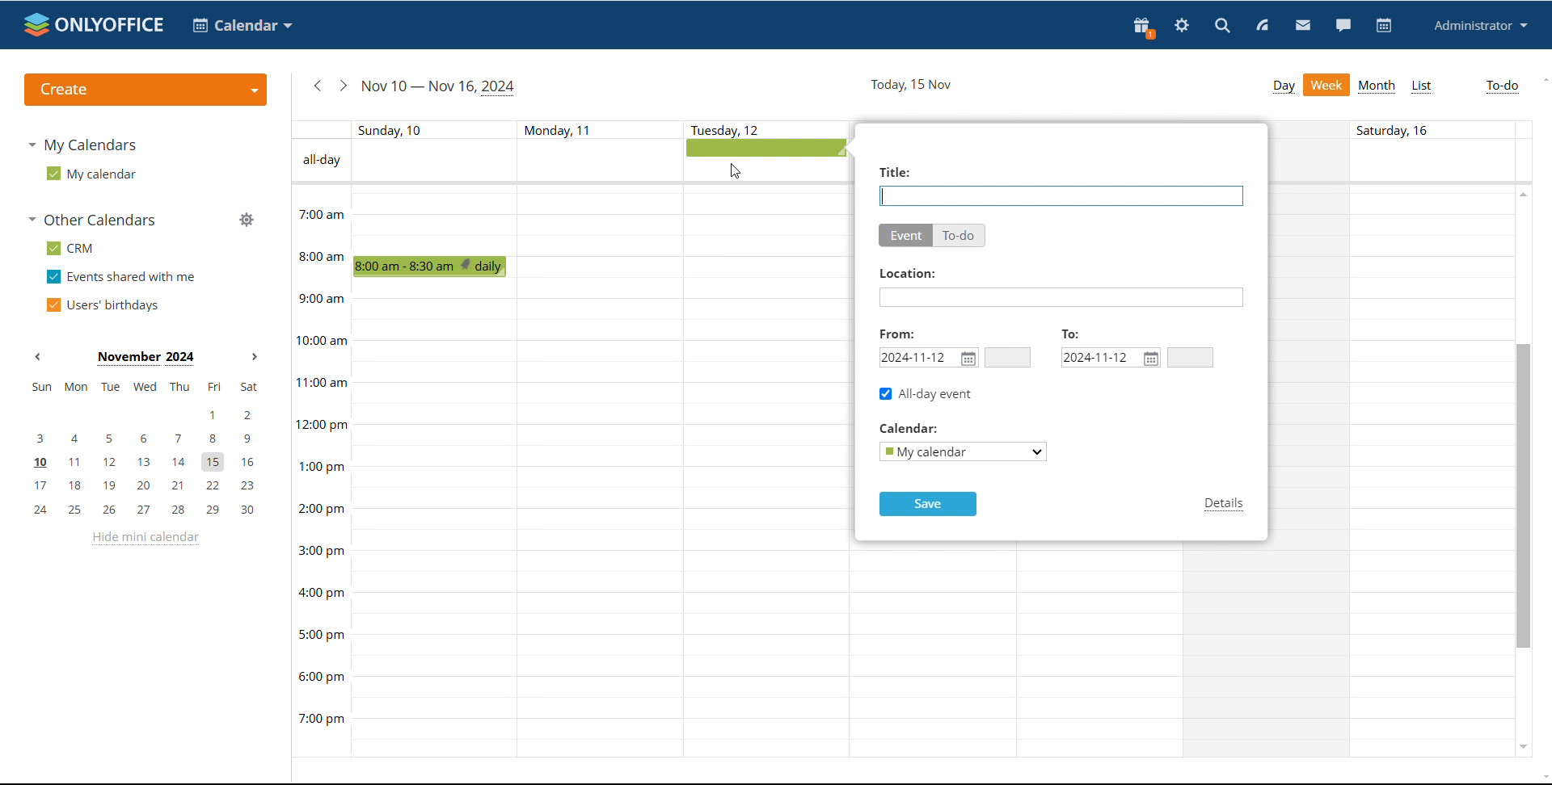 This screenshot has height=785, width=1552. I want to click on end time, so click(1190, 358).